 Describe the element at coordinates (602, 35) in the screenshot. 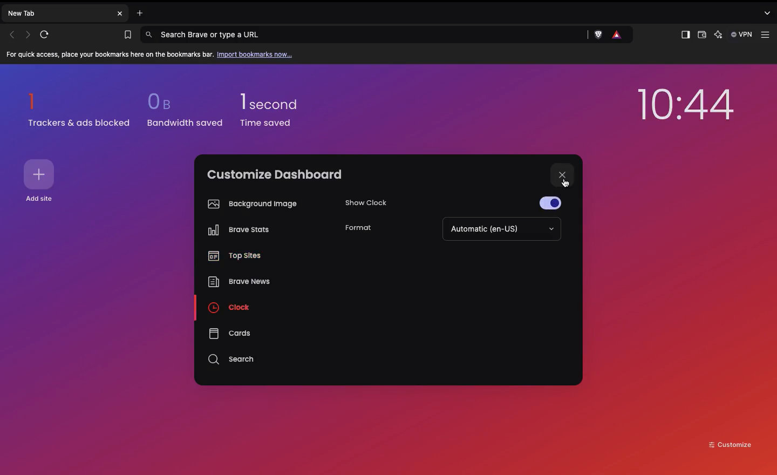

I see `Brave shields` at that location.